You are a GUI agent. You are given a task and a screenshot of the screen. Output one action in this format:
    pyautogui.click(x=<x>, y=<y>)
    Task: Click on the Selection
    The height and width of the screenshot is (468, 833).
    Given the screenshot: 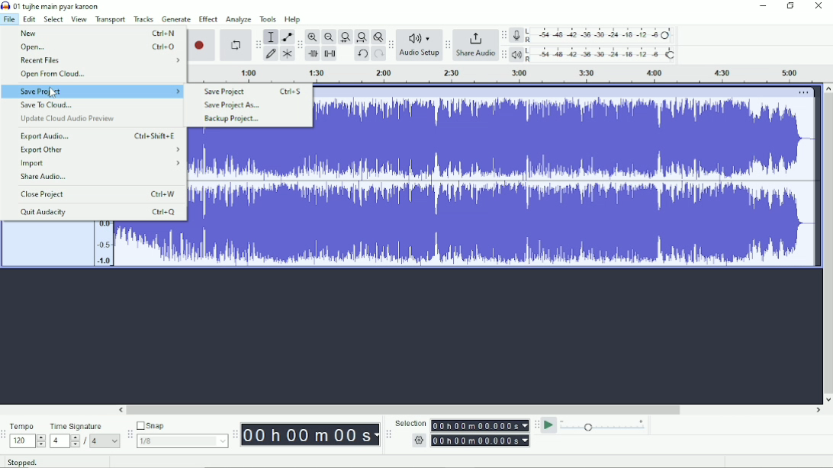 What is the action you would take?
    pyautogui.click(x=463, y=431)
    